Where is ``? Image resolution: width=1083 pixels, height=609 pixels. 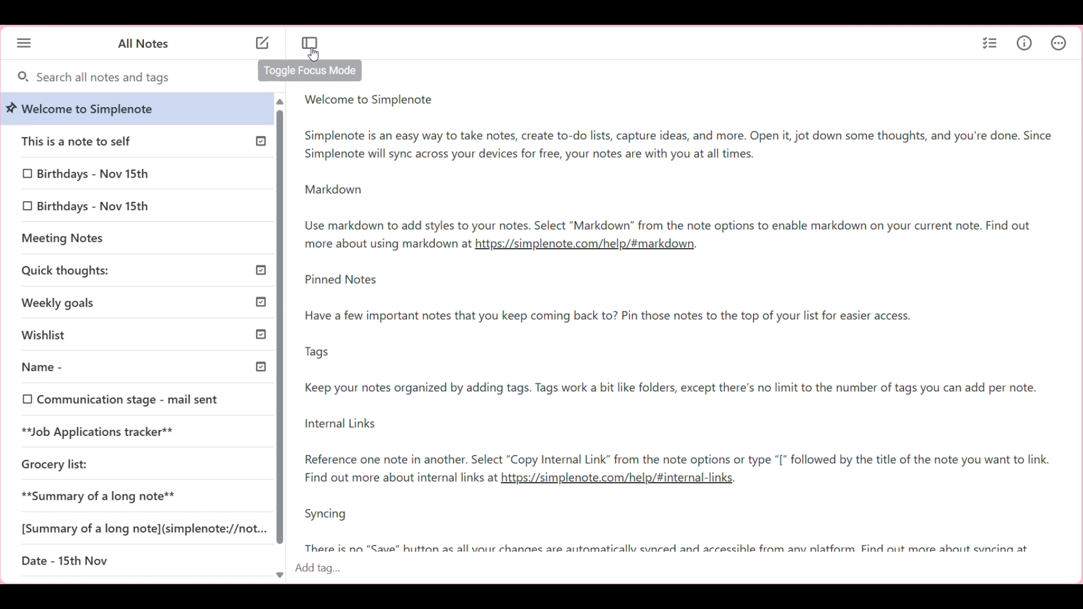  is located at coordinates (258, 270).